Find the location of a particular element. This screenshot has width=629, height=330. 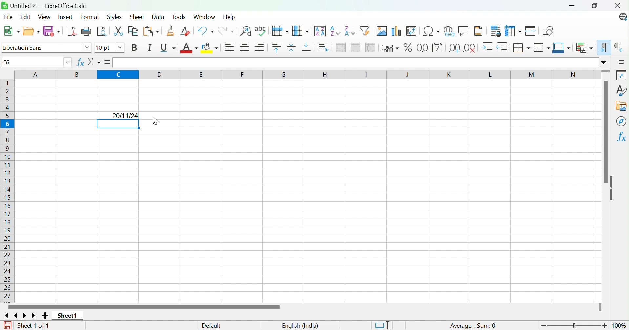

LibreOffice update available is located at coordinates (622, 17).